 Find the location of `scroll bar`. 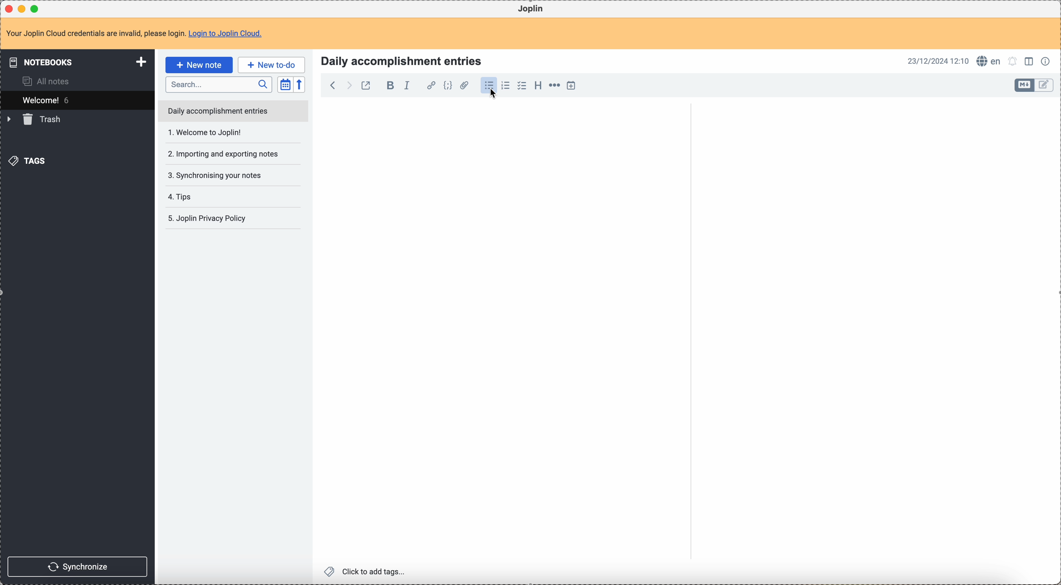

scroll bar is located at coordinates (688, 162).